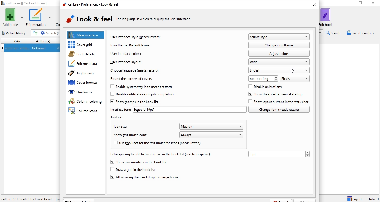 The image size is (380, 202). I want to click on show text under icons, so click(132, 136).